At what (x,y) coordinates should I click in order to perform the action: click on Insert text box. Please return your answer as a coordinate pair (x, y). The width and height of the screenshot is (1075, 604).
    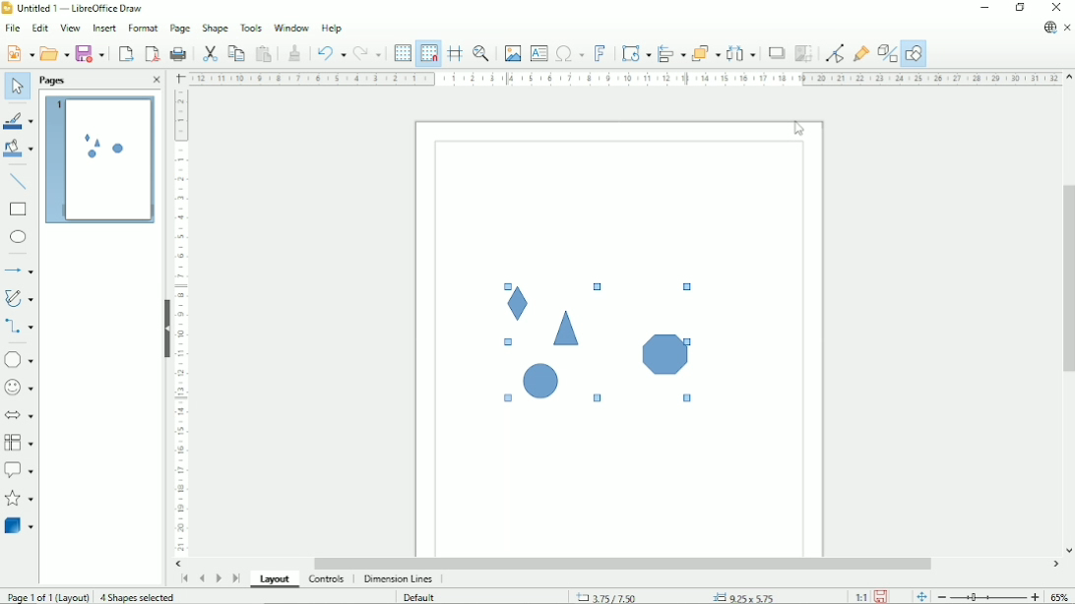
    Looking at the image, I should click on (538, 53).